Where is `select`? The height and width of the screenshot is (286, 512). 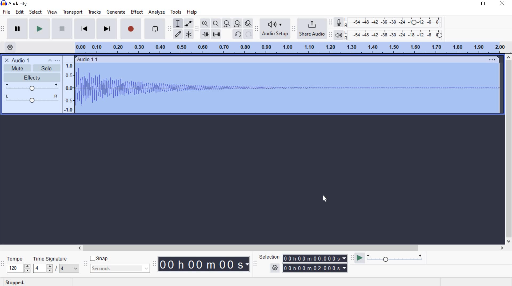
select is located at coordinates (35, 13).